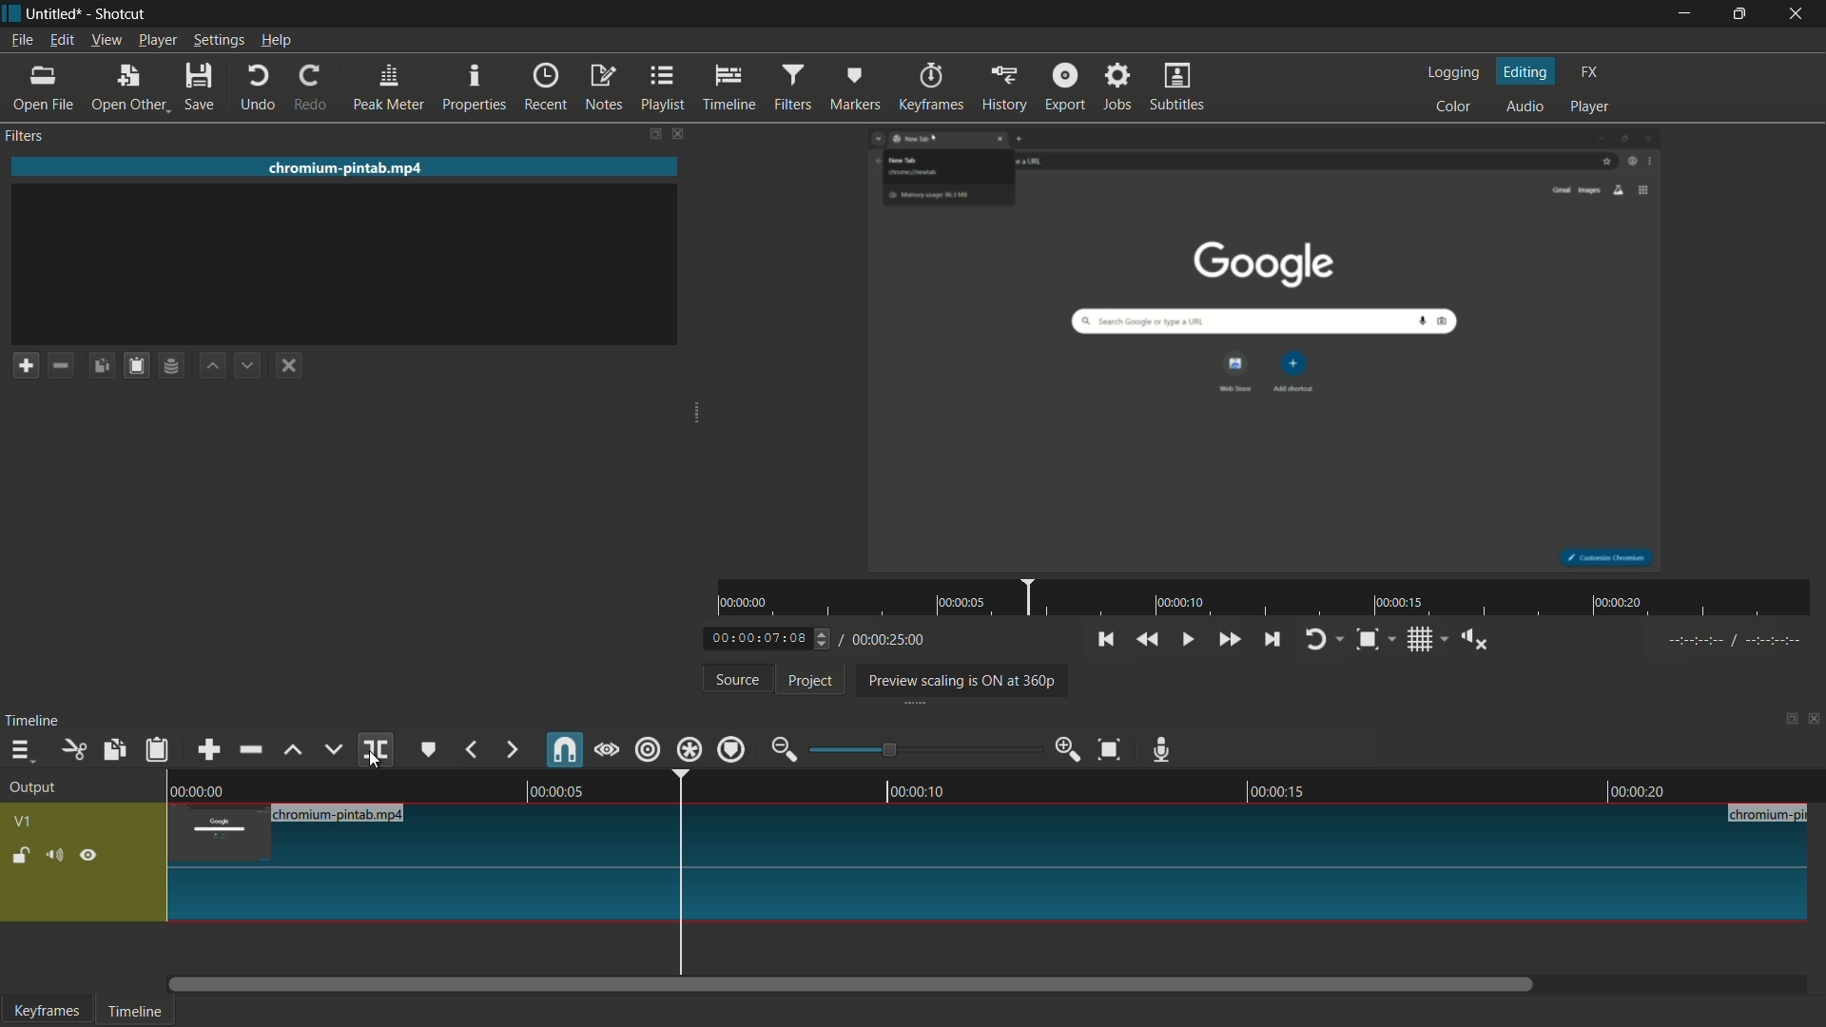  I want to click on lift, so click(295, 751).